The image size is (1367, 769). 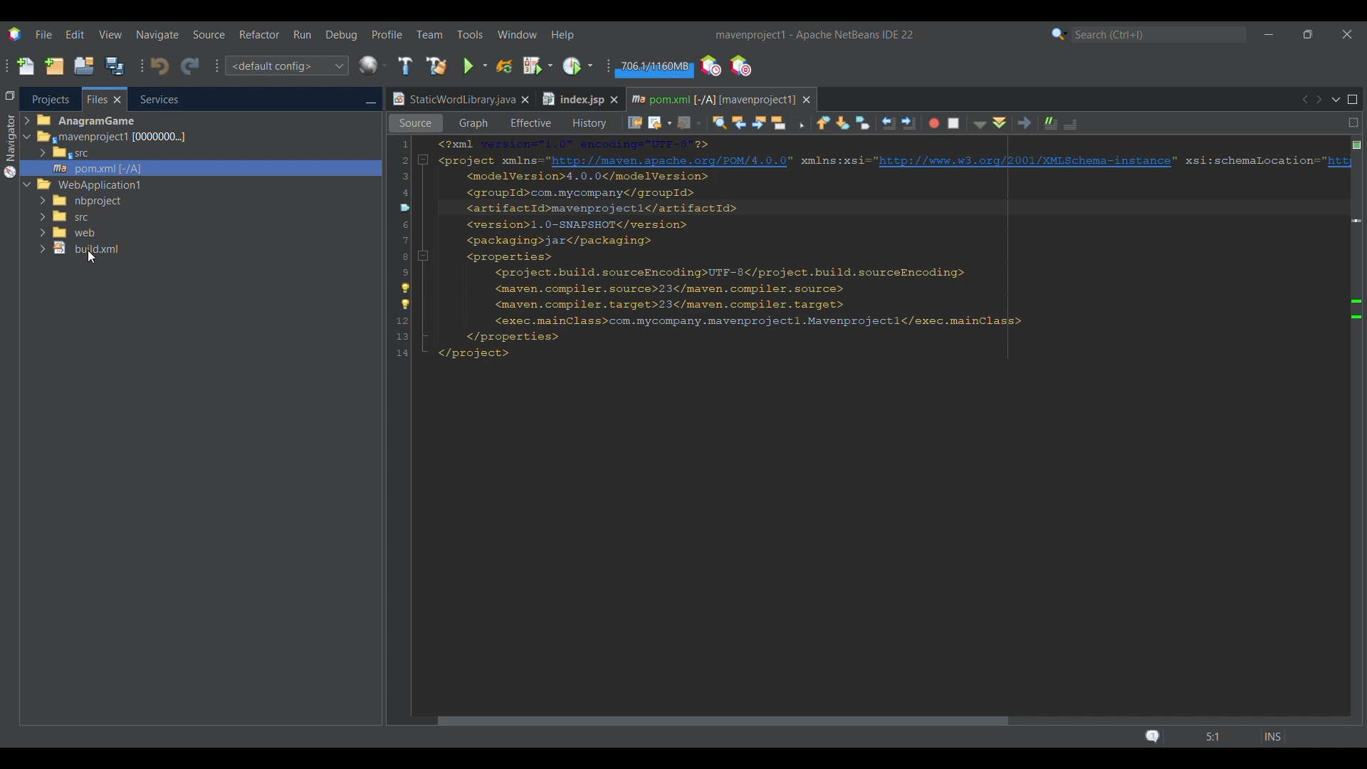 I want to click on Team menu, so click(x=429, y=34).